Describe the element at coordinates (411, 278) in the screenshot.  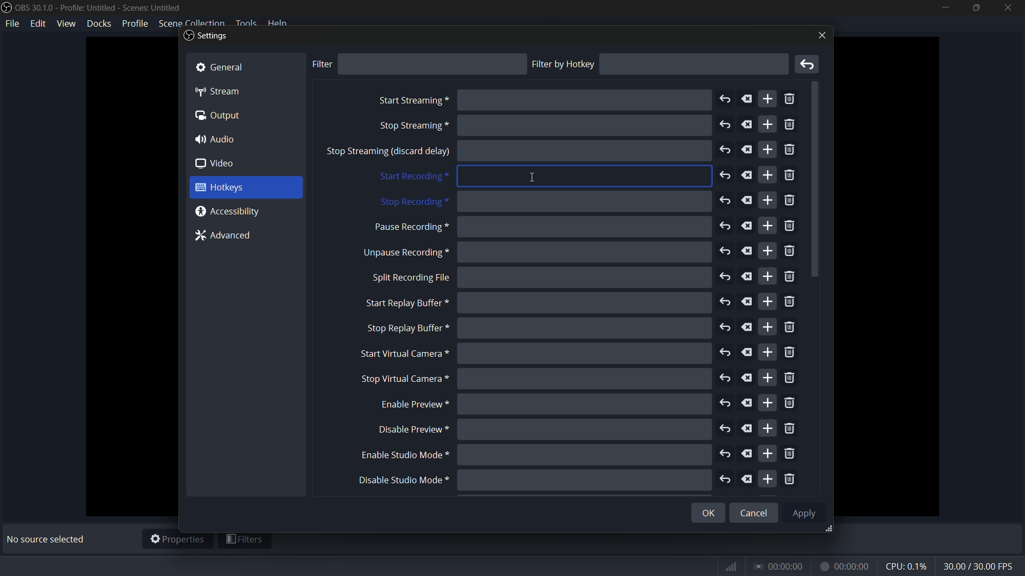
I see `split recording file` at that location.